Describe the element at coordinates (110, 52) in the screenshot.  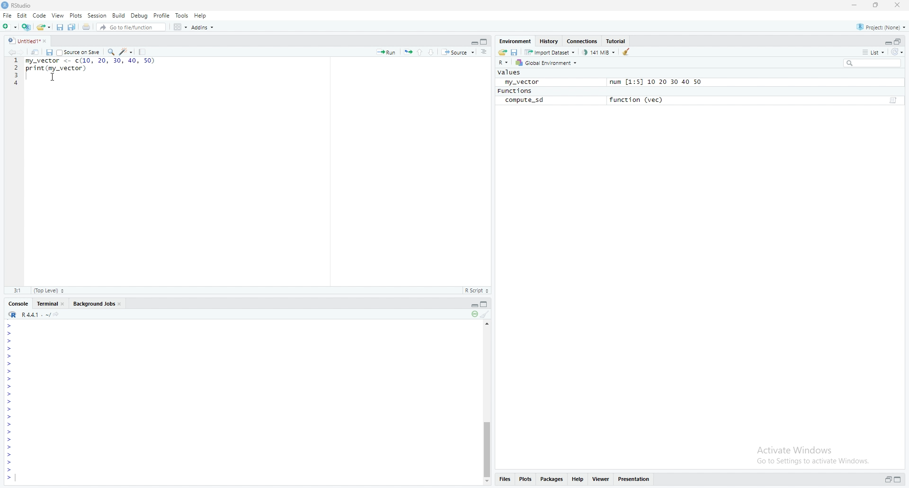
I see `Find and replace` at that location.